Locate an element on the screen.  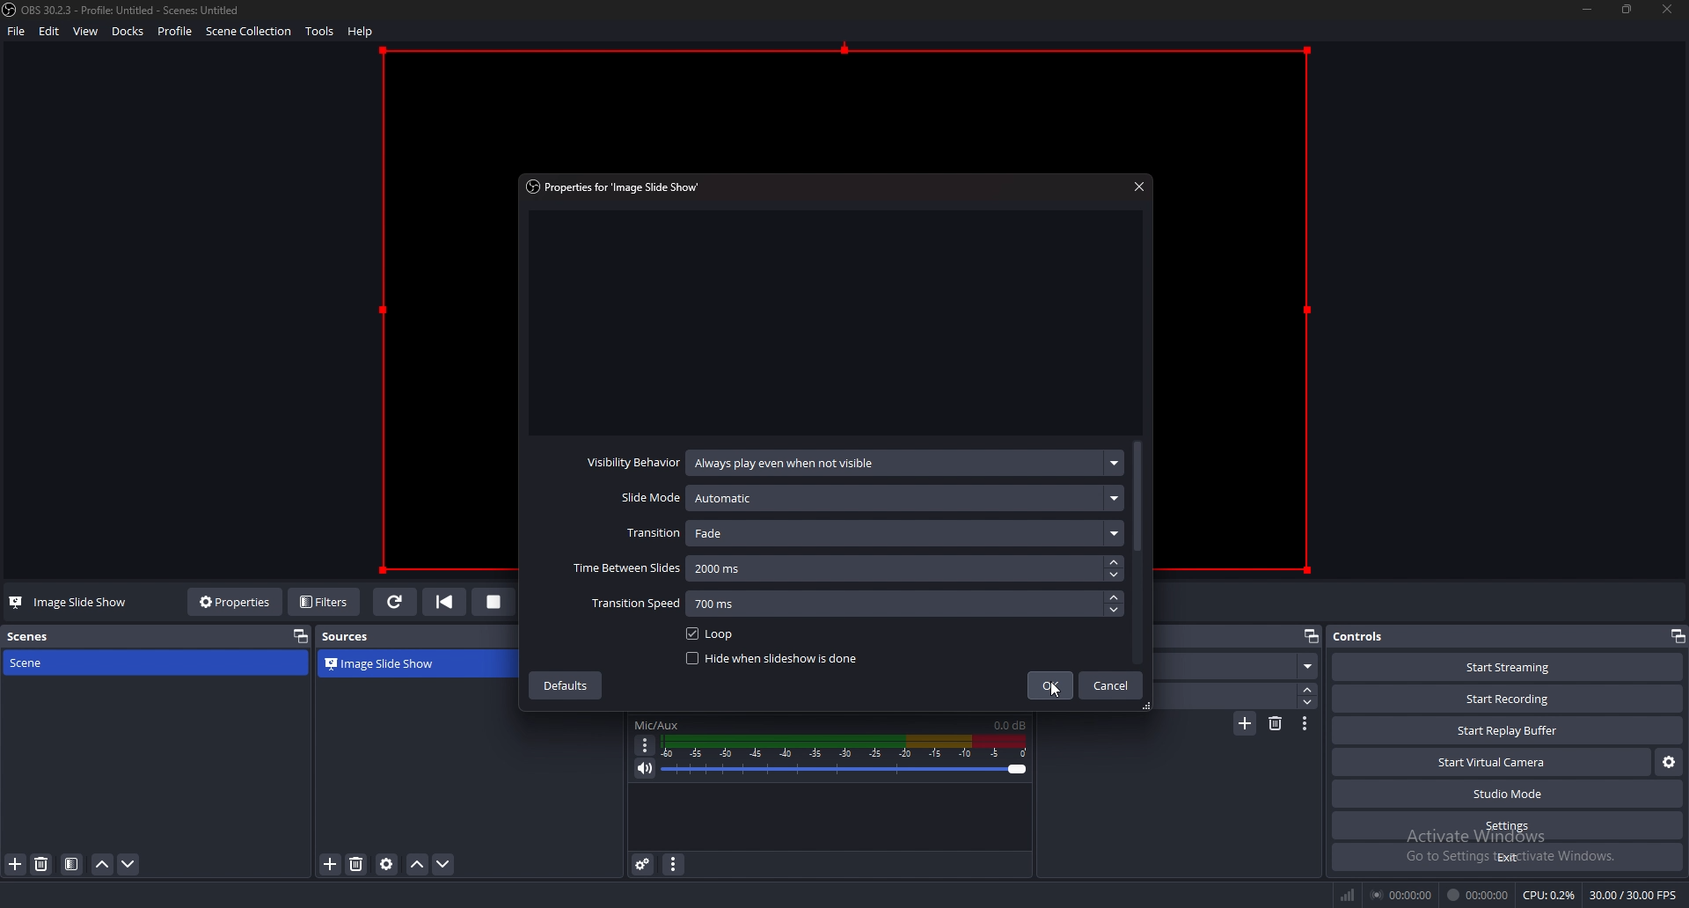
network is located at coordinates (1349, 896).